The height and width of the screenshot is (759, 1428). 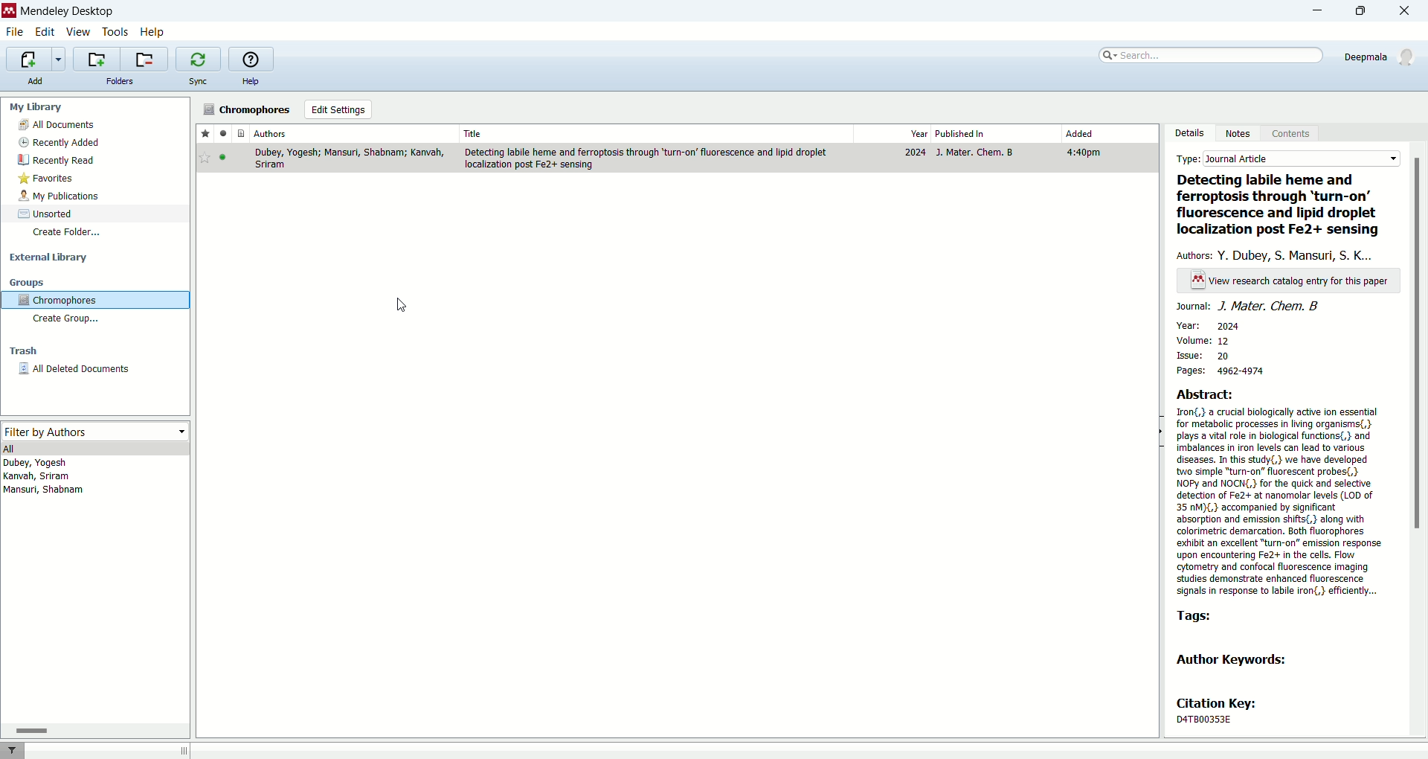 What do you see at coordinates (60, 142) in the screenshot?
I see `recently added` at bounding box center [60, 142].